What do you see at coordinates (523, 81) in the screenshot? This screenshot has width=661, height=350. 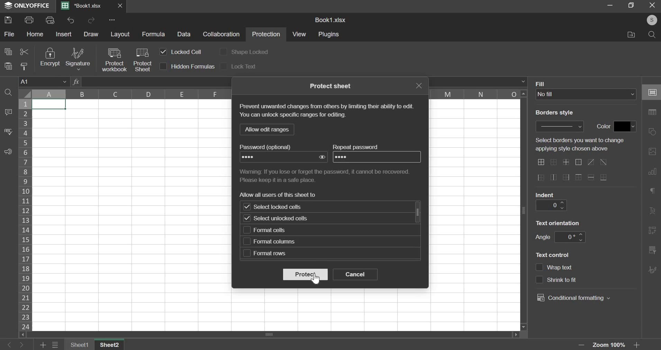 I see `formula bar` at bounding box center [523, 81].